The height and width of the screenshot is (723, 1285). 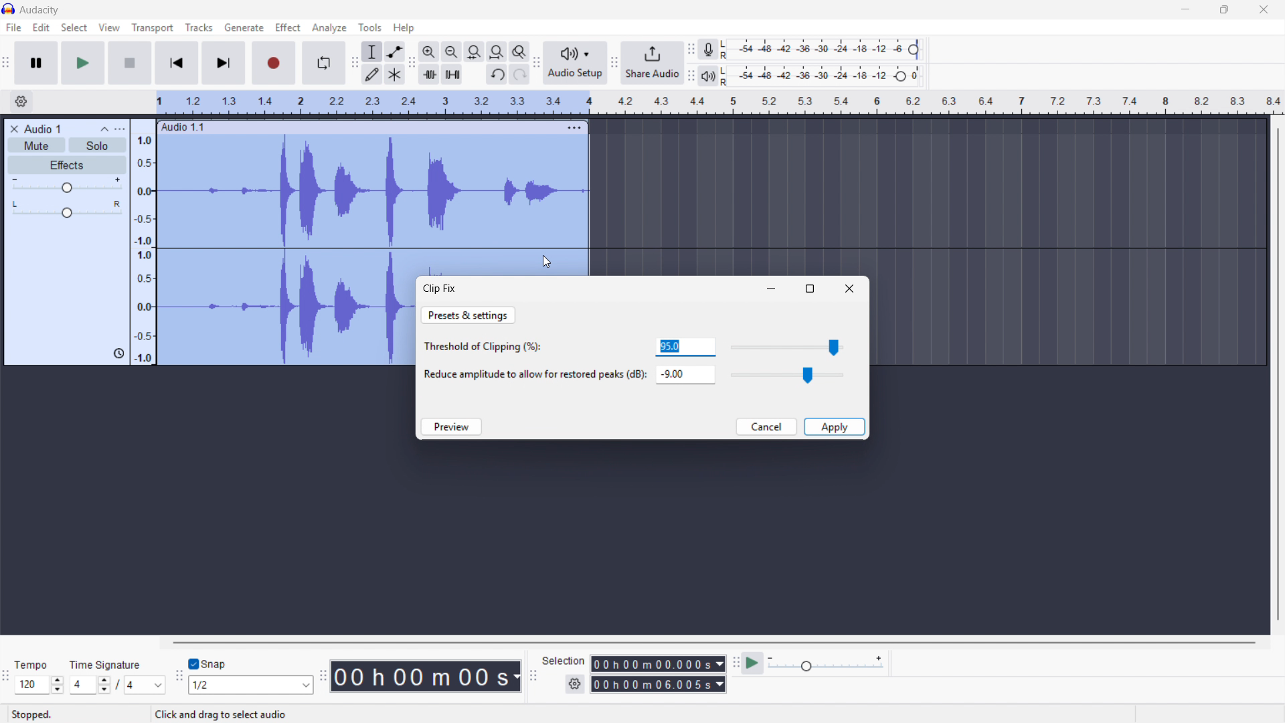 I want to click on Draw tool, so click(x=372, y=74).